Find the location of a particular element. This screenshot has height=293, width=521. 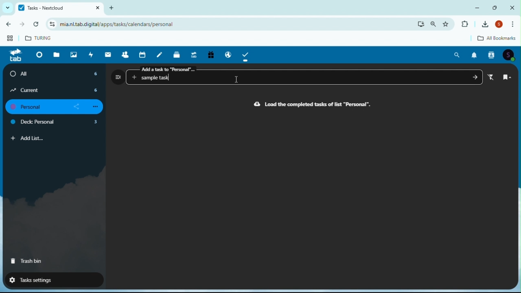

Upgrade is located at coordinates (193, 54).